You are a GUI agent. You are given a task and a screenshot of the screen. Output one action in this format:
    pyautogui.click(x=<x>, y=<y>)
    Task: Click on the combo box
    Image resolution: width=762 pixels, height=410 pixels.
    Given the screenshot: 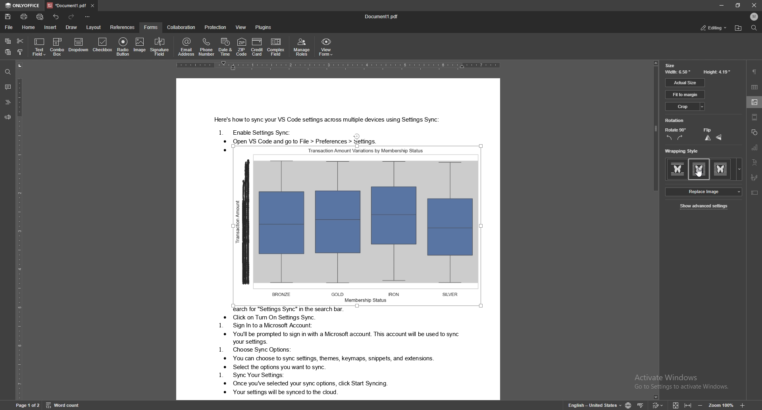 What is the action you would take?
    pyautogui.click(x=57, y=46)
    